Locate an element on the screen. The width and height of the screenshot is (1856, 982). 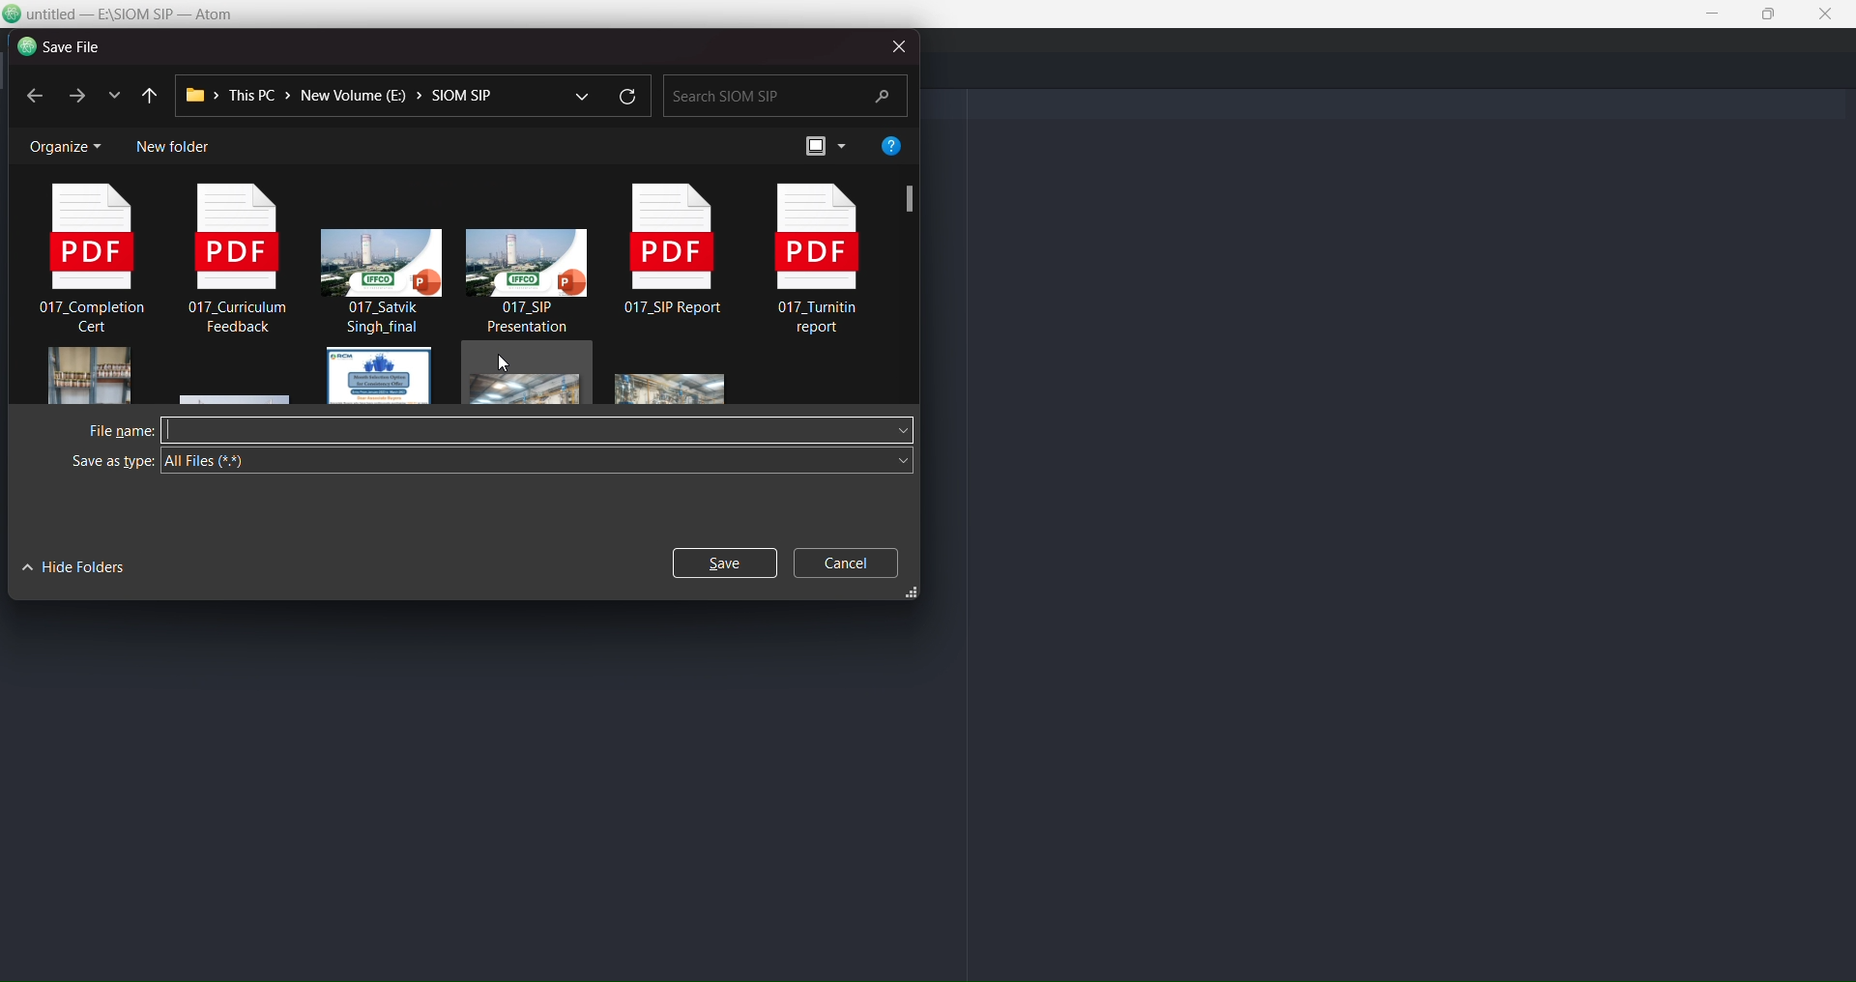
hide folders is located at coordinates (82, 571).